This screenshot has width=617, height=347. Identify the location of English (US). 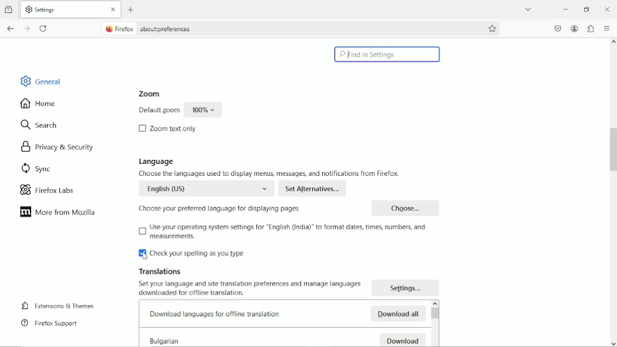
(205, 189).